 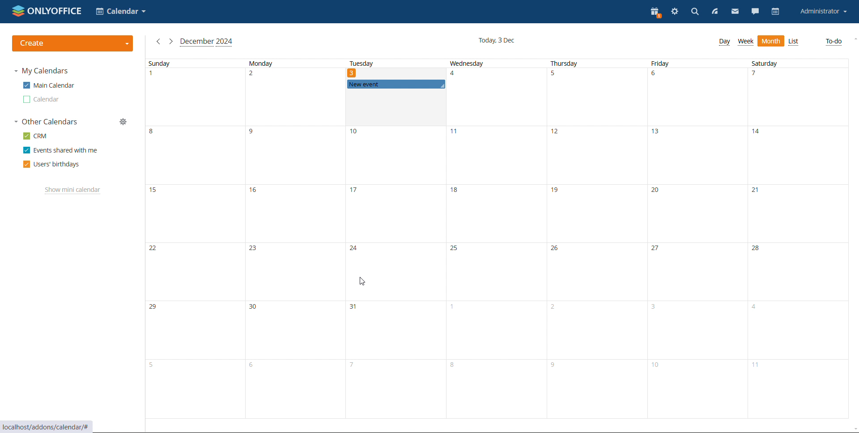 What do you see at coordinates (600, 329) in the screenshot?
I see `date` at bounding box center [600, 329].